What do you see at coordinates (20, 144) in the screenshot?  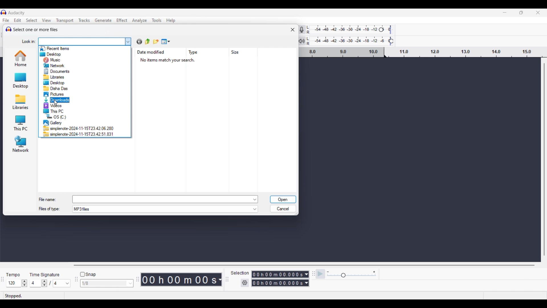 I see `Network folder` at bounding box center [20, 144].